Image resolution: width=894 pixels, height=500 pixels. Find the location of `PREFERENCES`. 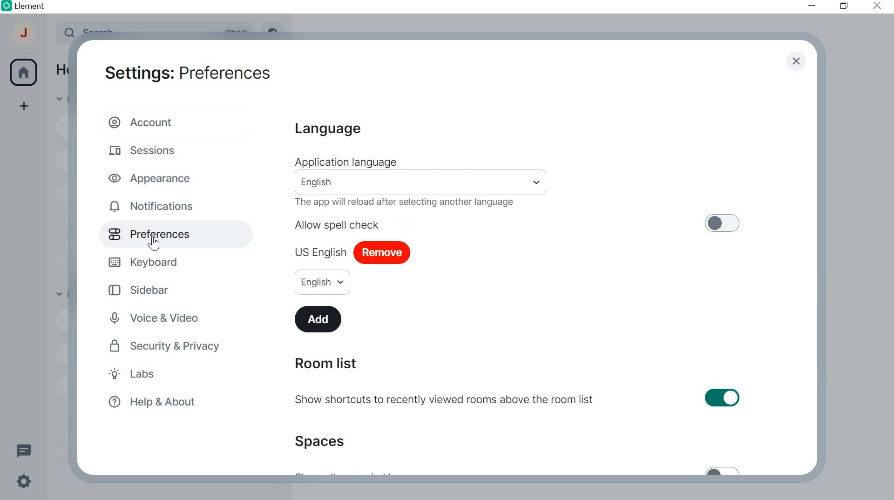

PREFERENCES is located at coordinates (161, 234).